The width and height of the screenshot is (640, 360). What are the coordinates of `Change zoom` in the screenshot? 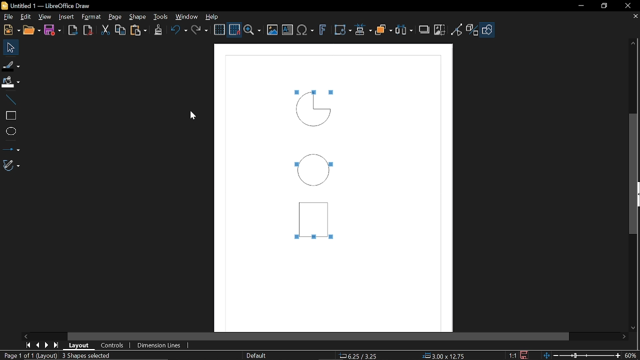 It's located at (581, 356).